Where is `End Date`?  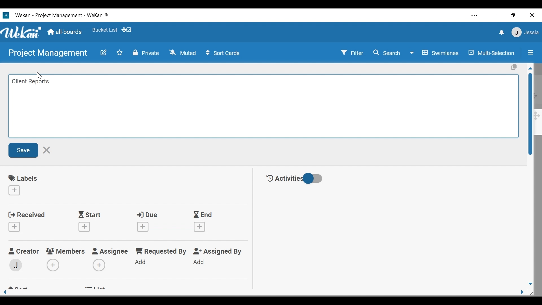
End Date is located at coordinates (204, 214).